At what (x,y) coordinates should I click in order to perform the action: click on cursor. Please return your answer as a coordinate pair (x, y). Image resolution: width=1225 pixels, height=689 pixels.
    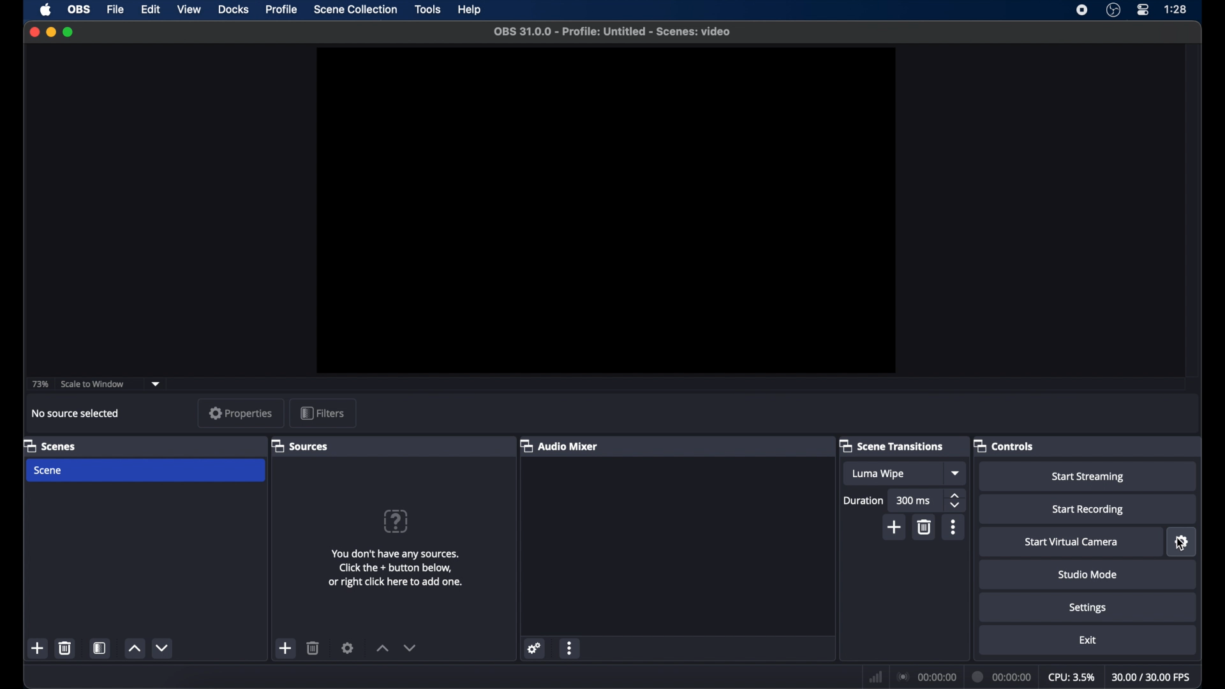
    Looking at the image, I should click on (1180, 544).